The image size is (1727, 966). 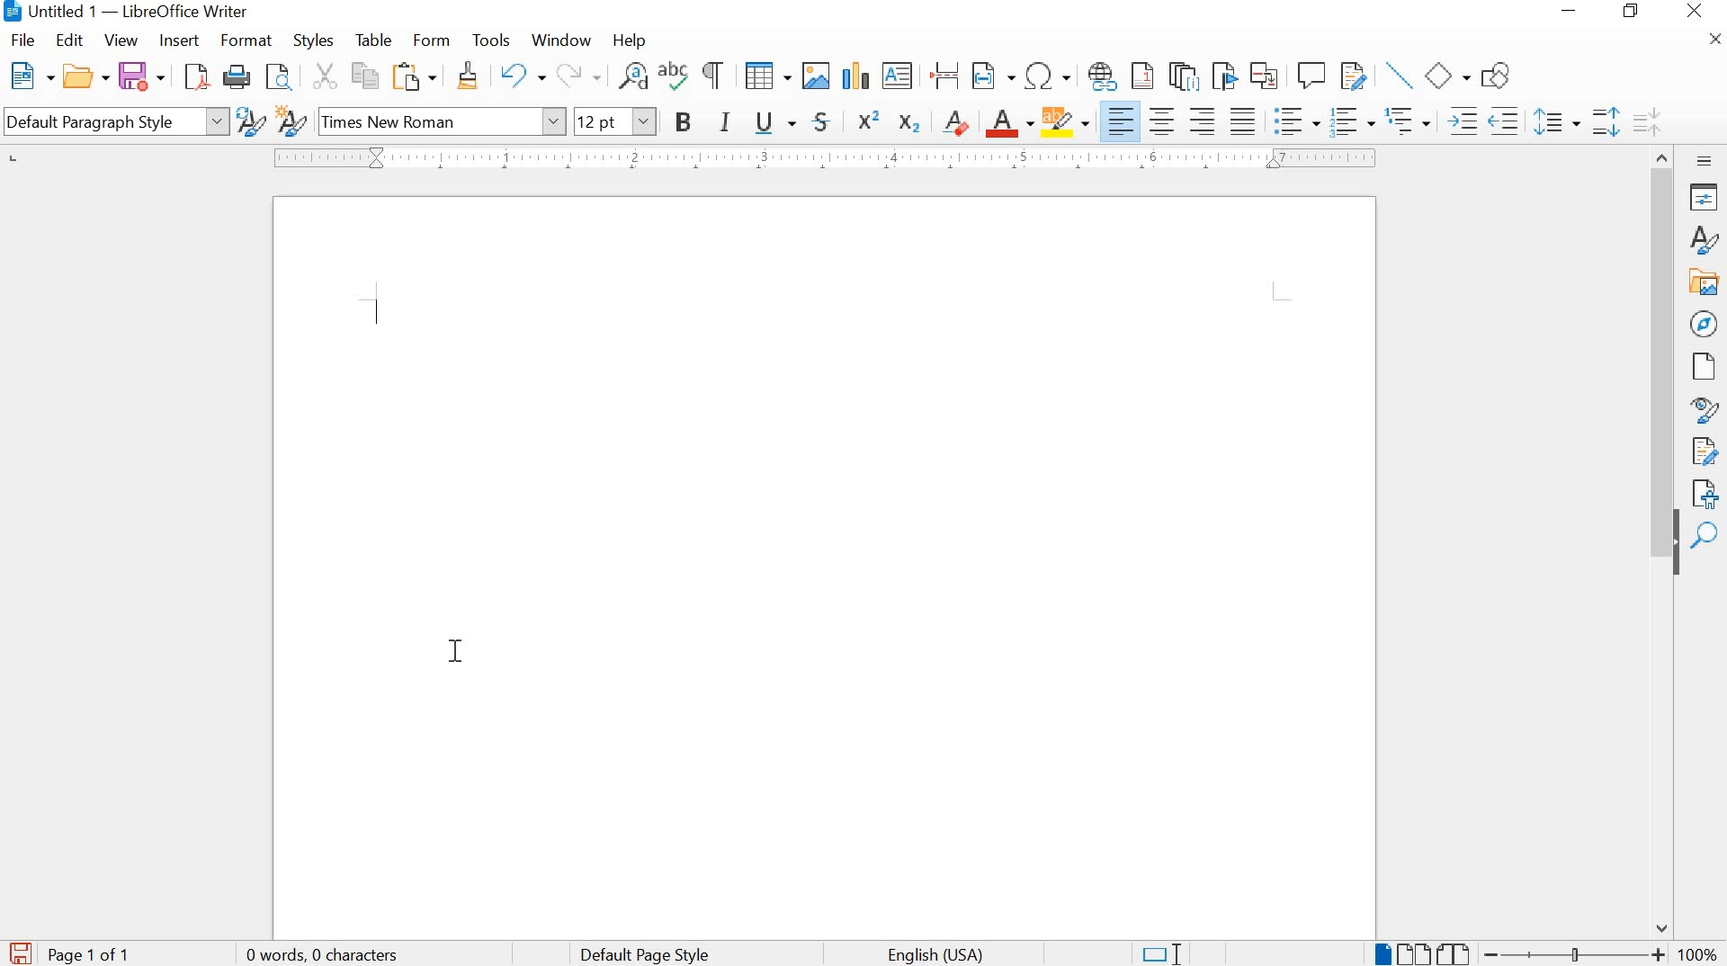 I want to click on SUBSCRIPT, so click(x=910, y=121).